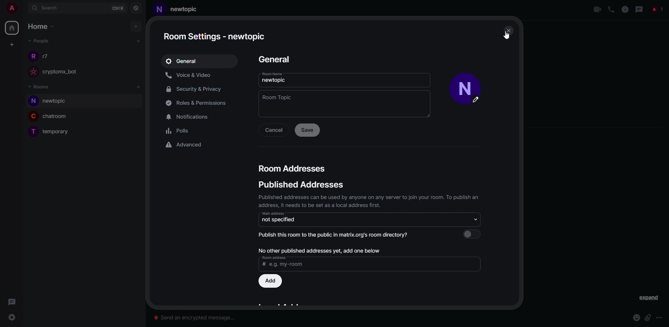  Describe the element at coordinates (318, 249) in the screenshot. I see `add` at that location.